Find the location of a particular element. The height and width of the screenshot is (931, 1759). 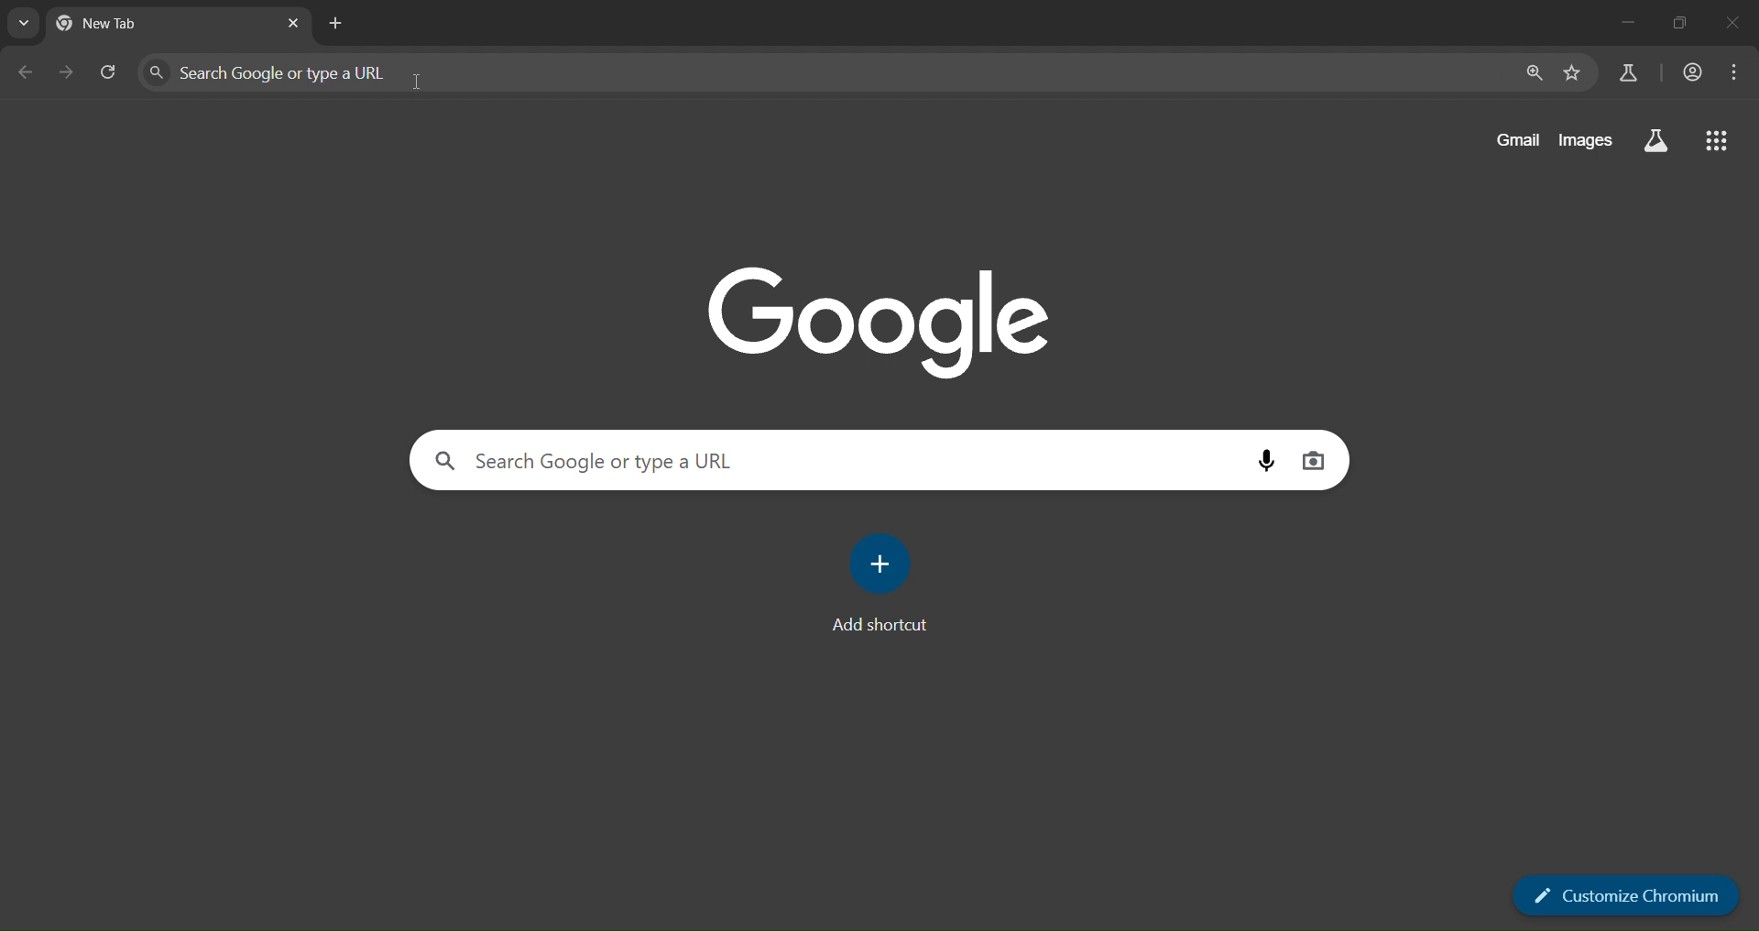

search labs is located at coordinates (23, 26).